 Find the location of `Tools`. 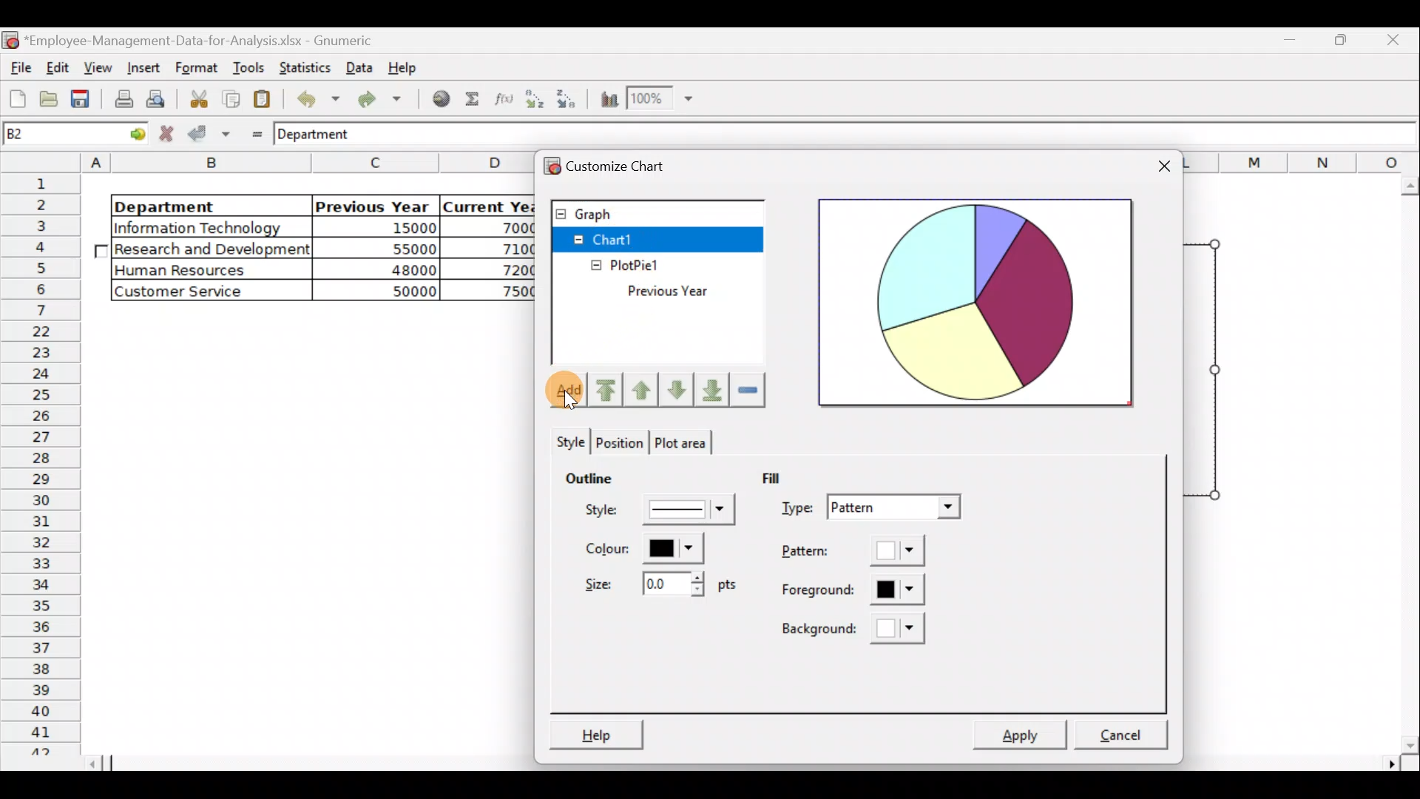

Tools is located at coordinates (245, 67).